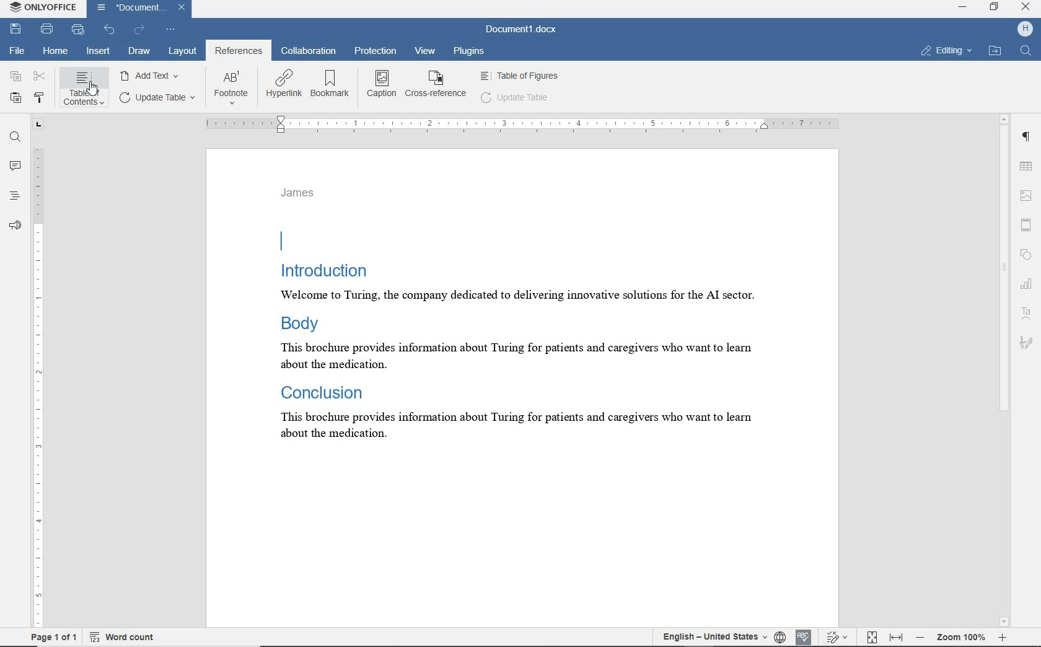  I want to click on cross reference, so click(436, 87).